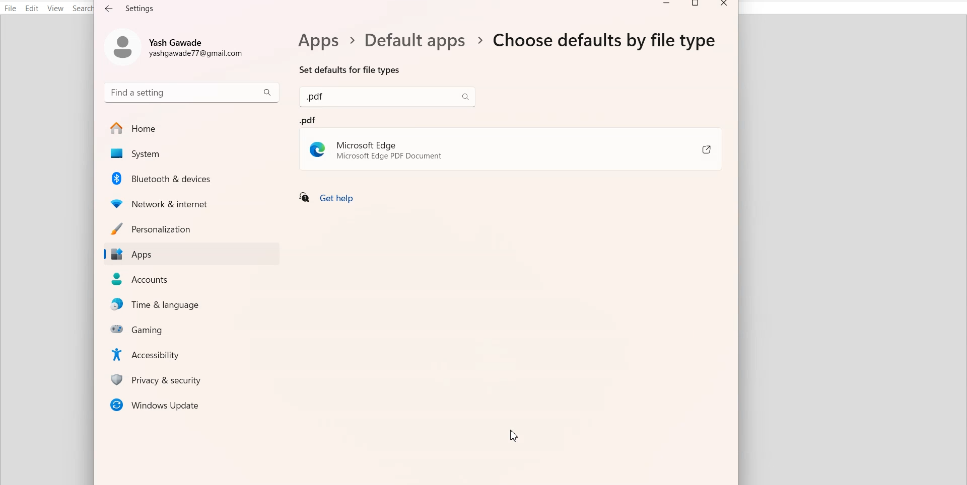 The image size is (967, 485). I want to click on Network & Internet, so click(192, 202).